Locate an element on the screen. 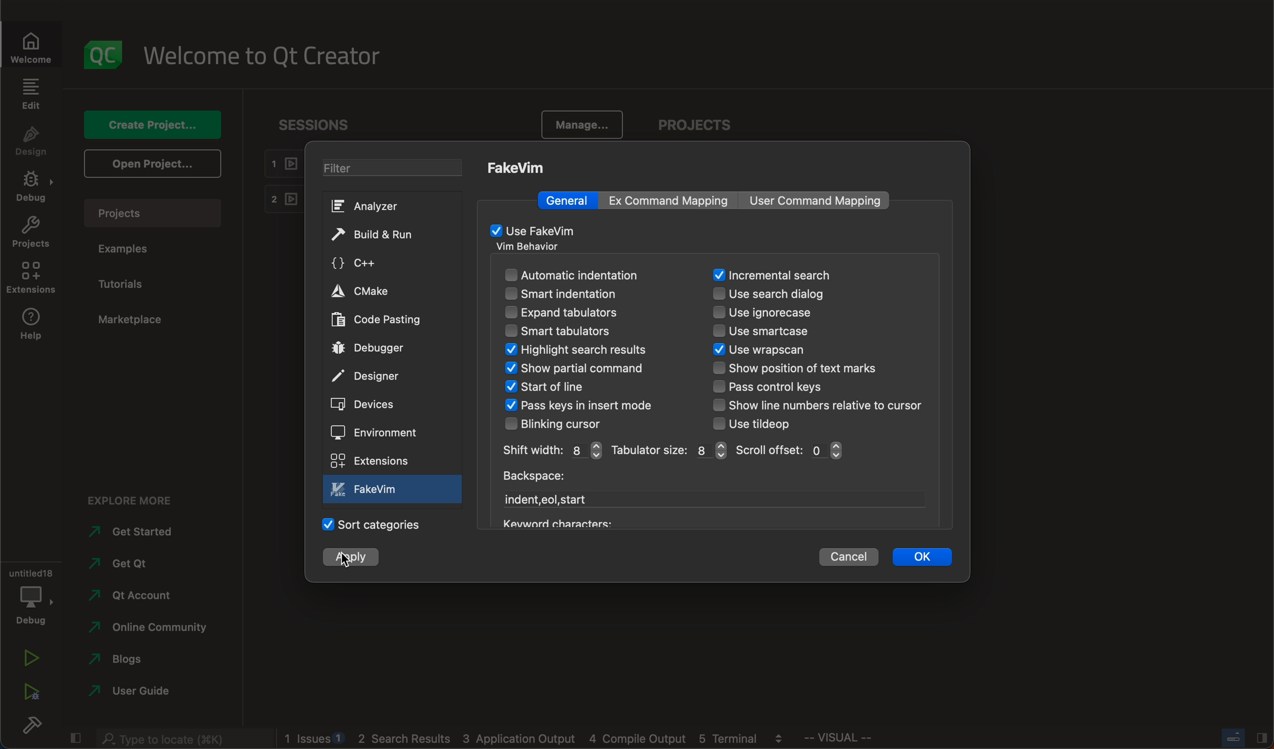 Image resolution: width=1274 pixels, height=749 pixels. general is located at coordinates (570, 200).